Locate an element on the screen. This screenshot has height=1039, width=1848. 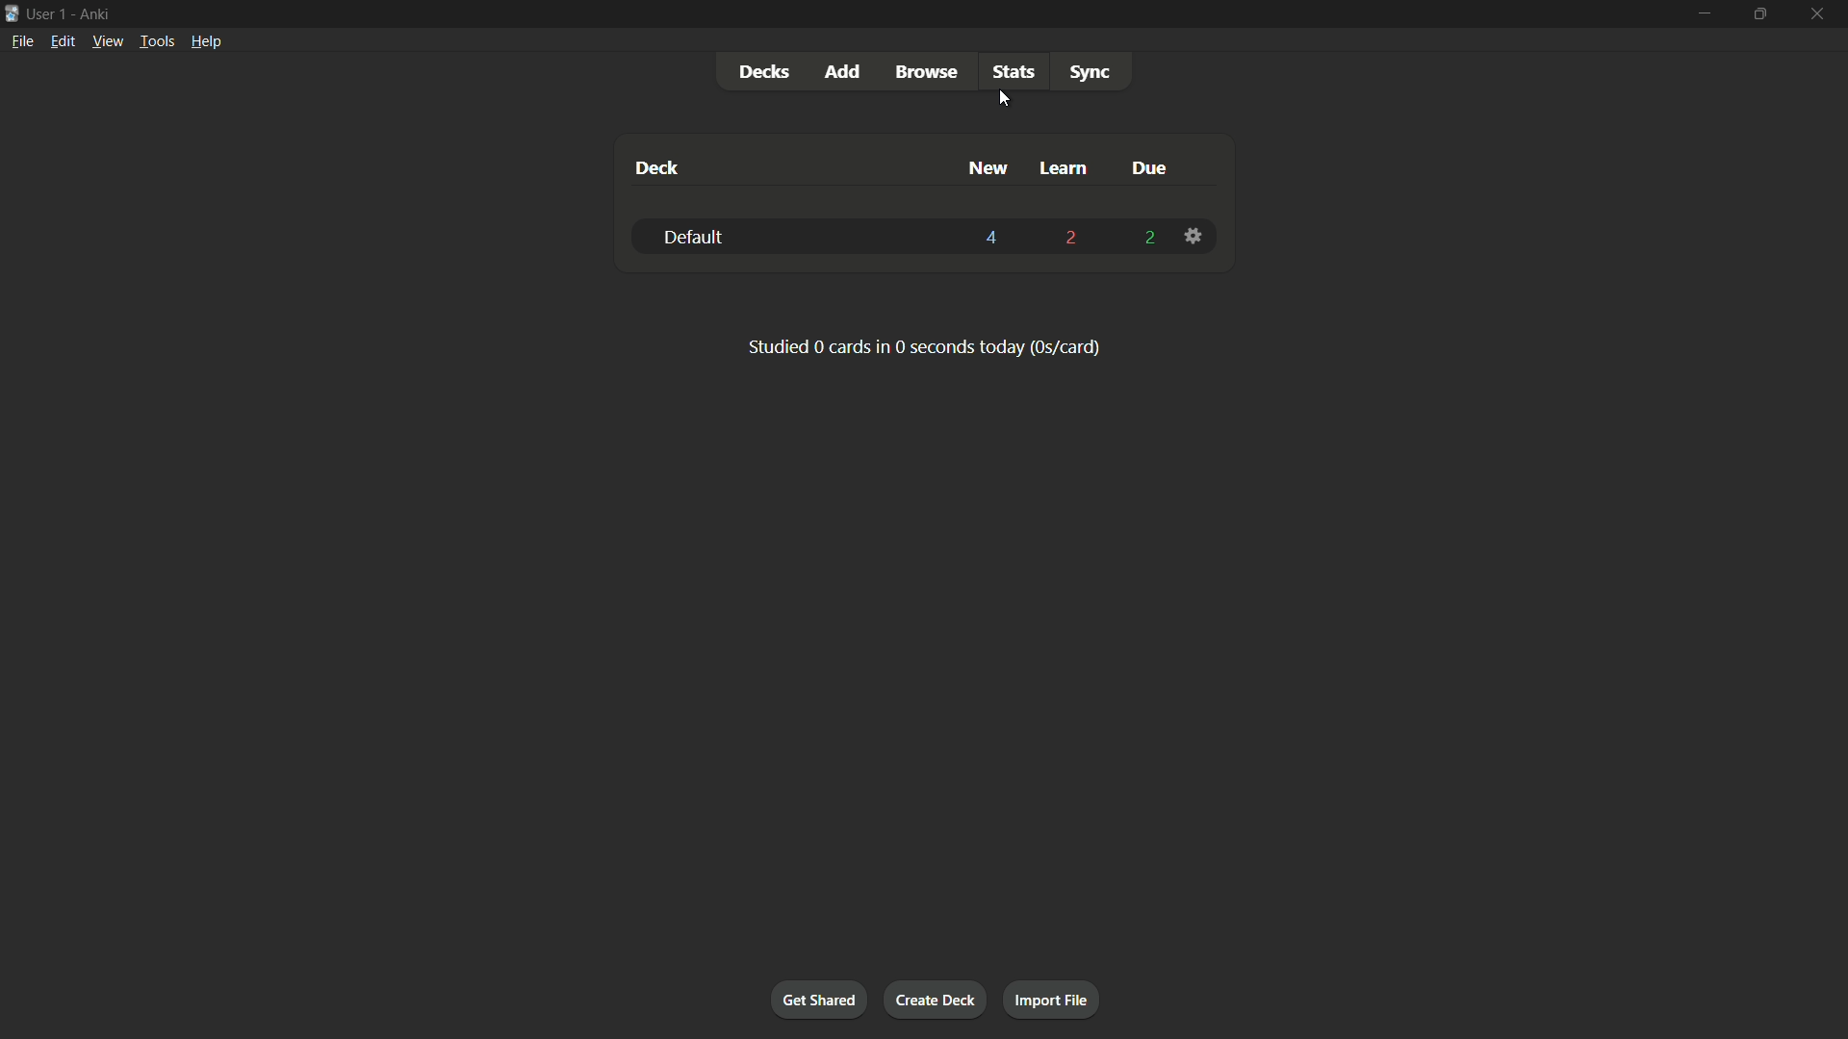
help menu is located at coordinates (208, 41).